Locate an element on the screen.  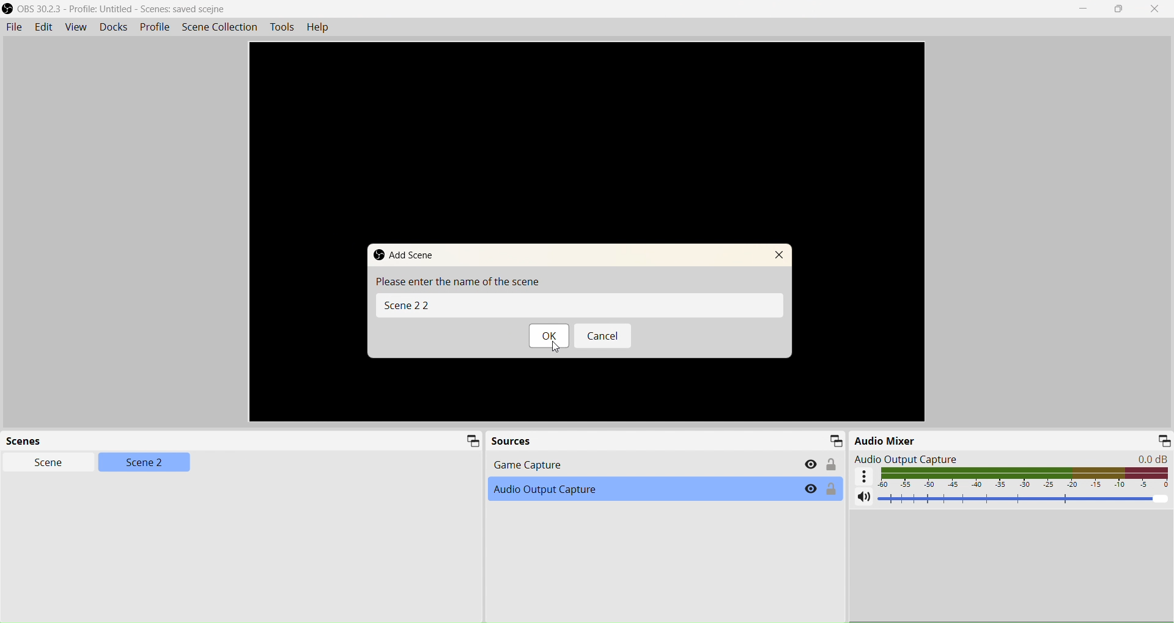
Audio Output Capture is located at coordinates (664, 488).